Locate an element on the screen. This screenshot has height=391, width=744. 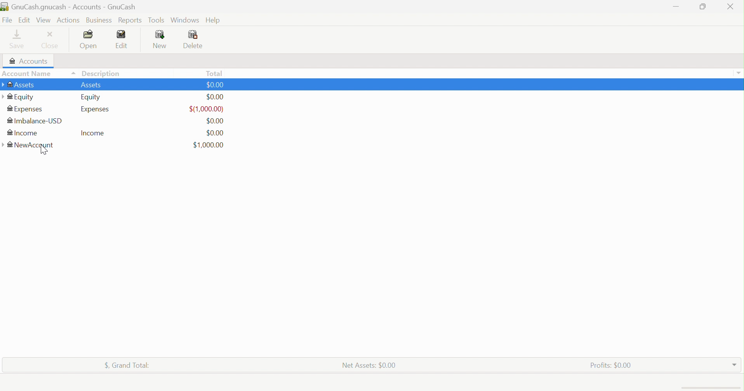
Assets is located at coordinates (18, 85).